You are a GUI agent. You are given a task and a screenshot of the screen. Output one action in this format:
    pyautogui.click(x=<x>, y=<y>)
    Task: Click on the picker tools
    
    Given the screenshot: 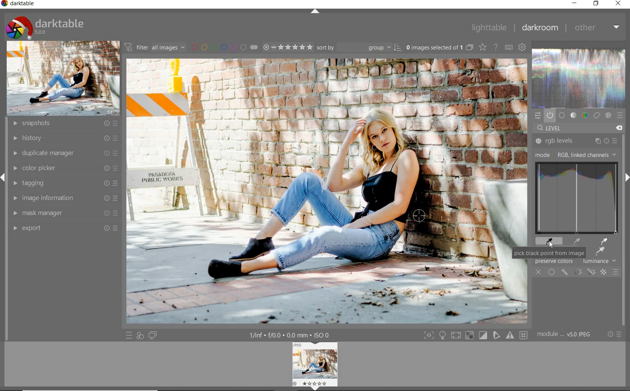 What is the action you would take?
    pyautogui.click(x=591, y=241)
    